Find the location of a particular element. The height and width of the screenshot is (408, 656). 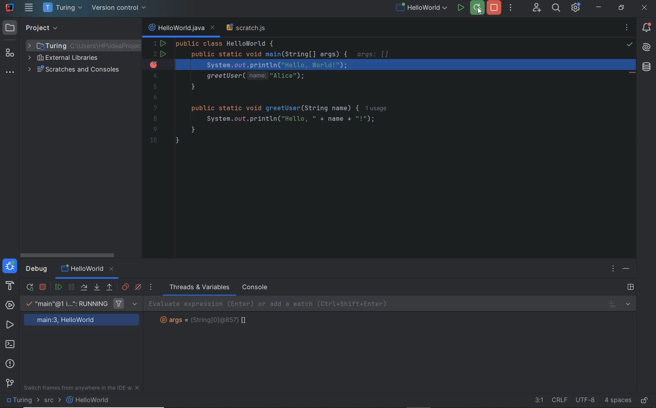

line separator is located at coordinates (560, 401).